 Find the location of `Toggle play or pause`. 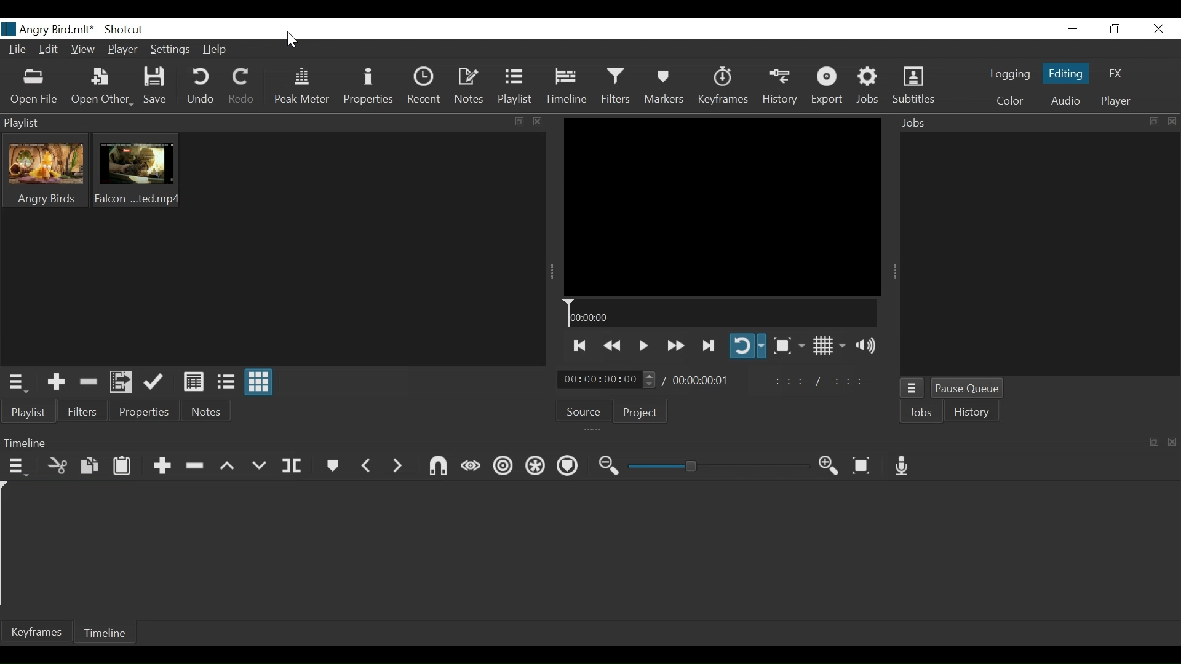

Toggle play or pause is located at coordinates (645, 346).